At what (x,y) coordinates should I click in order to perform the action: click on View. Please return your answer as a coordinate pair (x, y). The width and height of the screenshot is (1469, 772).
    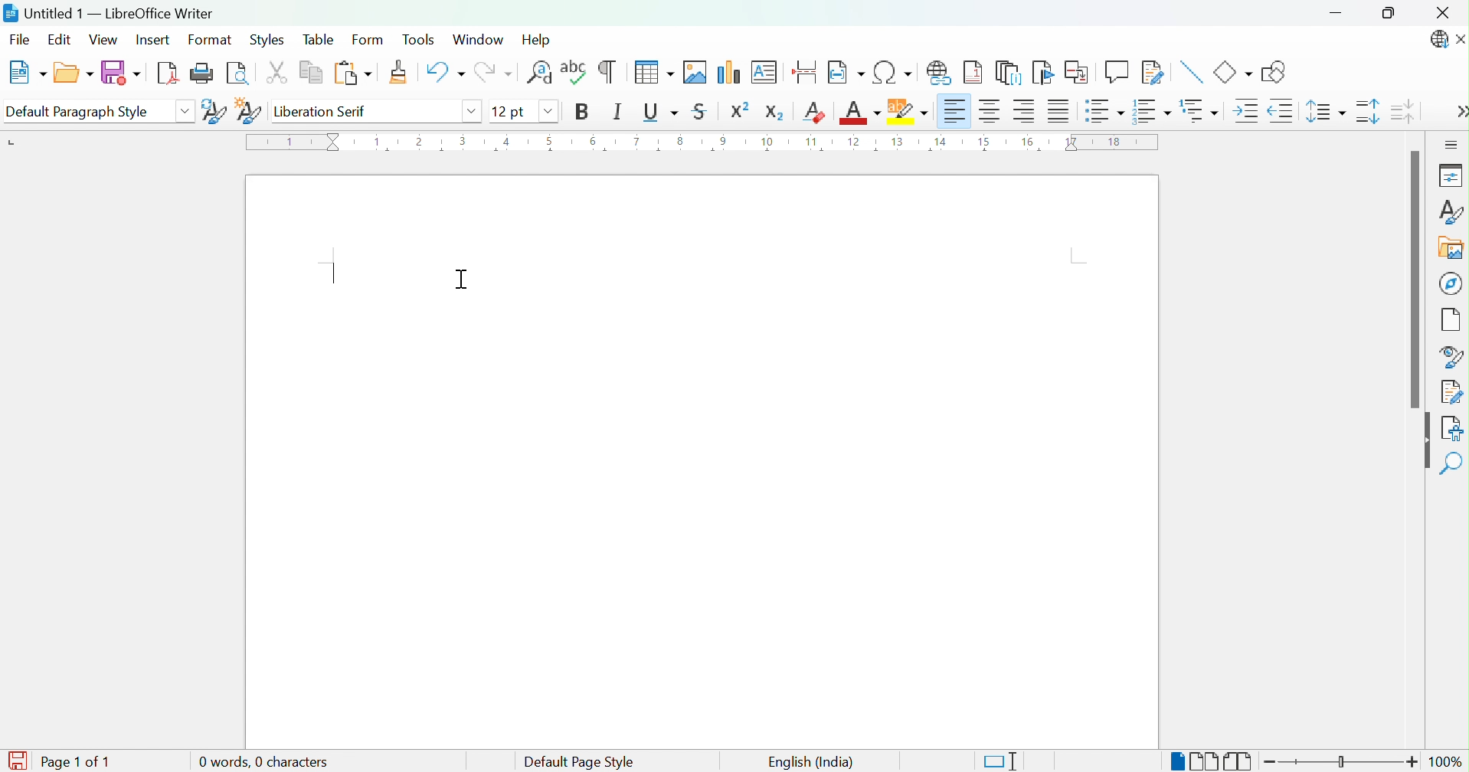
    Looking at the image, I should click on (104, 41).